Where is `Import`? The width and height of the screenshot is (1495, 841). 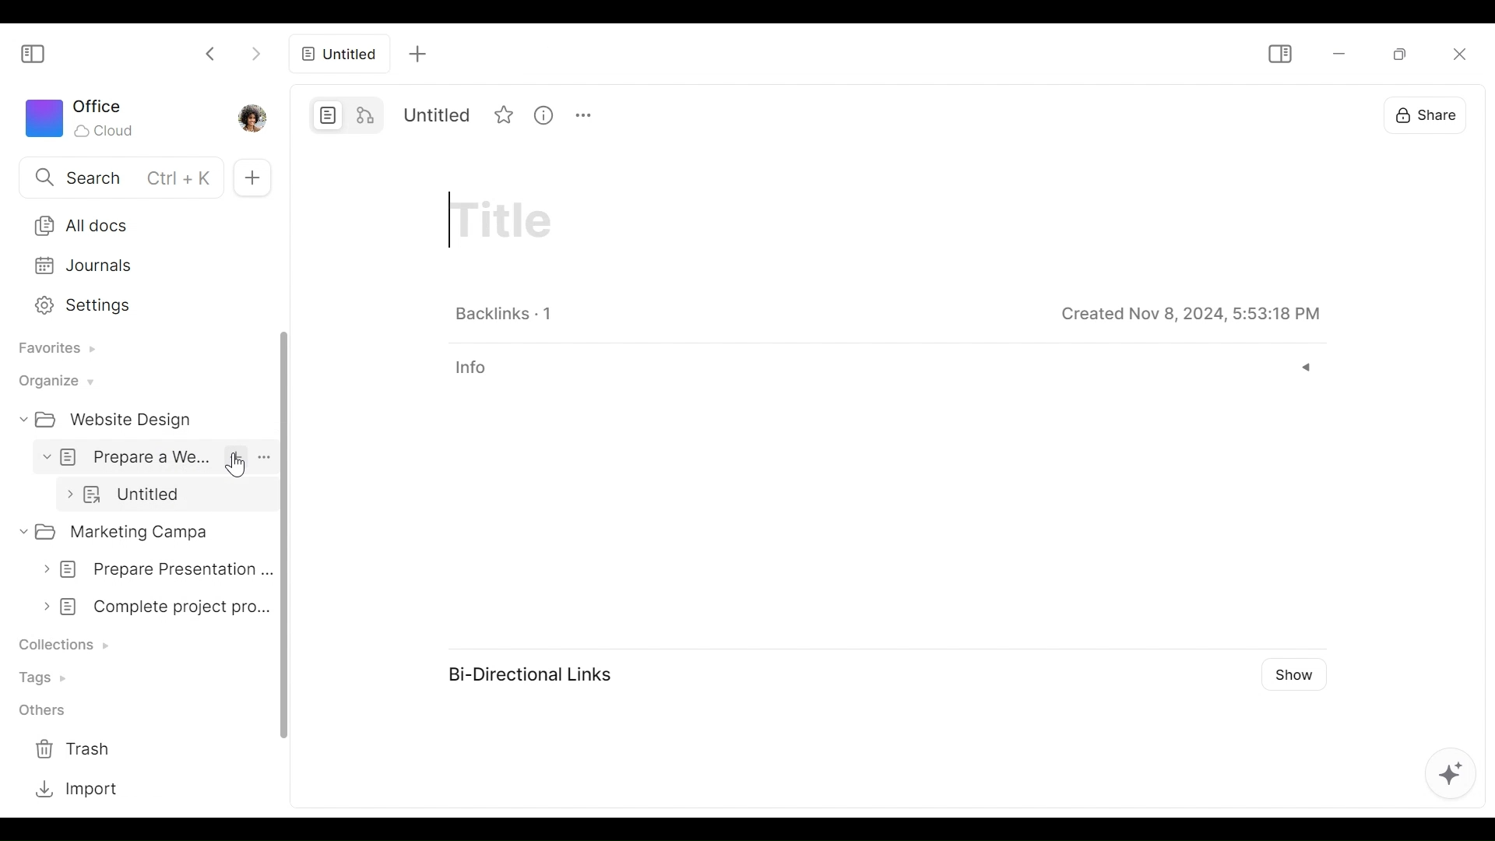
Import is located at coordinates (73, 787).